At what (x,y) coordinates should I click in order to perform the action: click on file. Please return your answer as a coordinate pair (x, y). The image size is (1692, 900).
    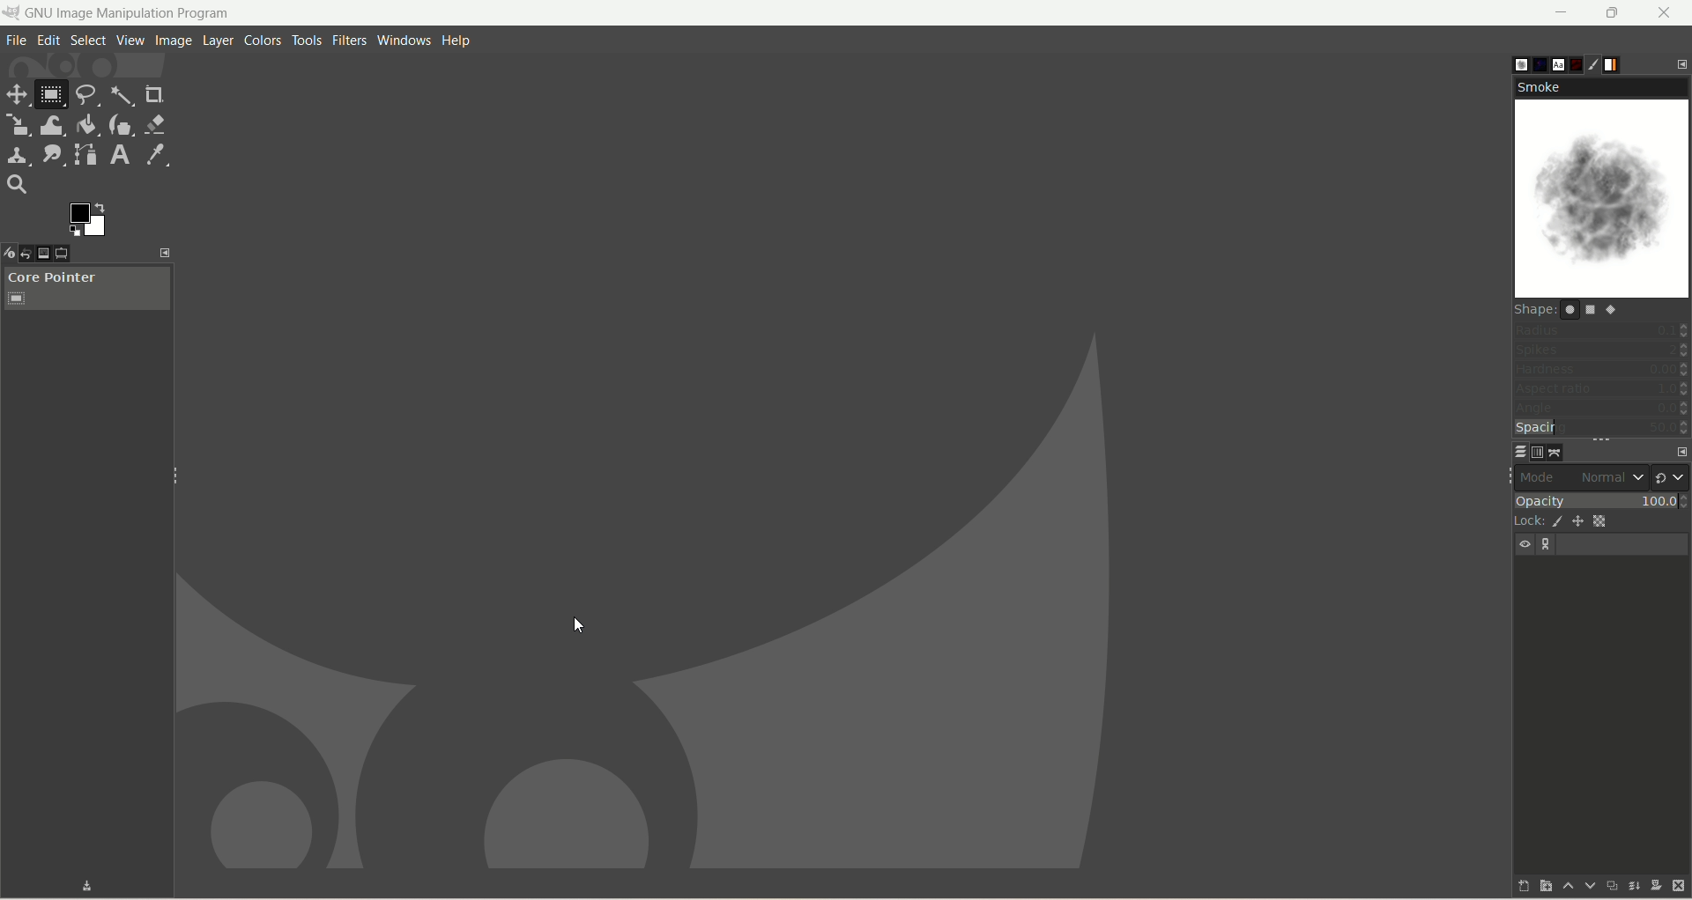
    Looking at the image, I should click on (17, 42).